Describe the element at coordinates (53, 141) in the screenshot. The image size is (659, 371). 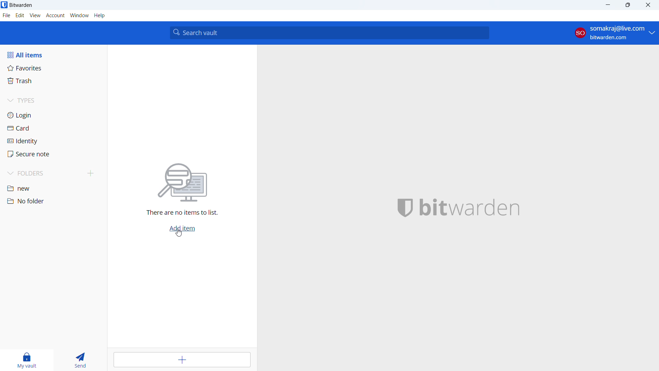
I see `identity` at that location.